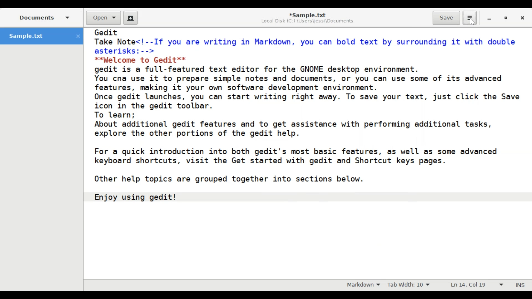 The width and height of the screenshot is (532, 299). What do you see at coordinates (364, 285) in the screenshot?
I see `Highlight Mode: Markdown` at bounding box center [364, 285].